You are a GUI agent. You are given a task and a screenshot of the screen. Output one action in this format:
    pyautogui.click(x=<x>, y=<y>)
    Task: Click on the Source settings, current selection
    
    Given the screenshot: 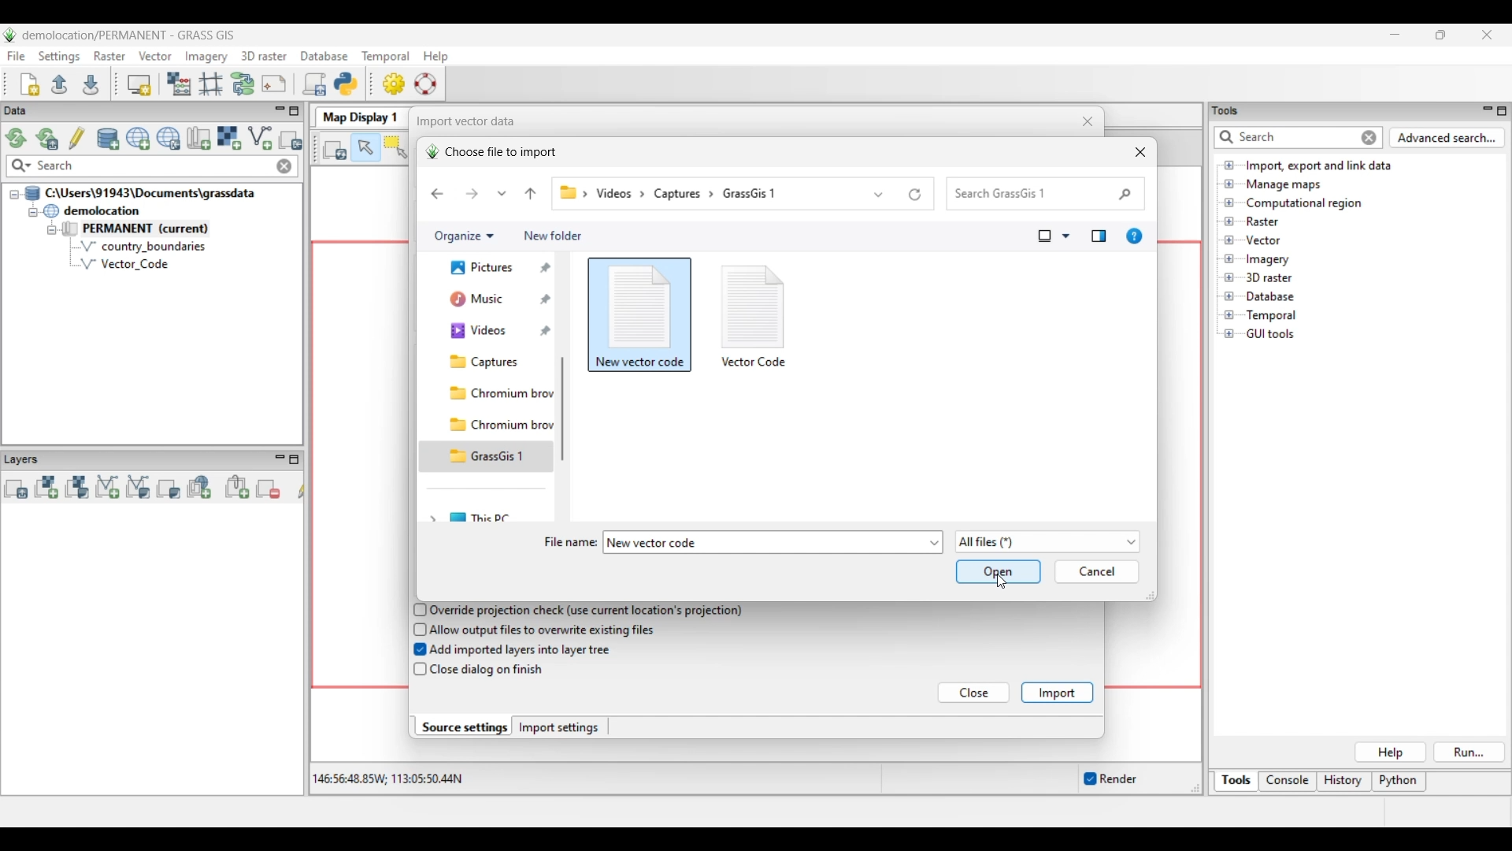 What is the action you would take?
    pyautogui.click(x=463, y=727)
    